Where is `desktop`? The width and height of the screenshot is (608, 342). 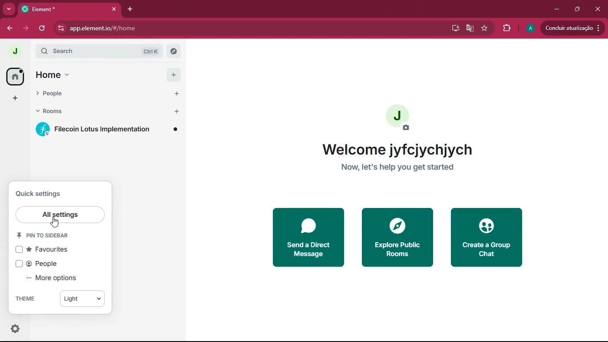 desktop is located at coordinates (454, 28).